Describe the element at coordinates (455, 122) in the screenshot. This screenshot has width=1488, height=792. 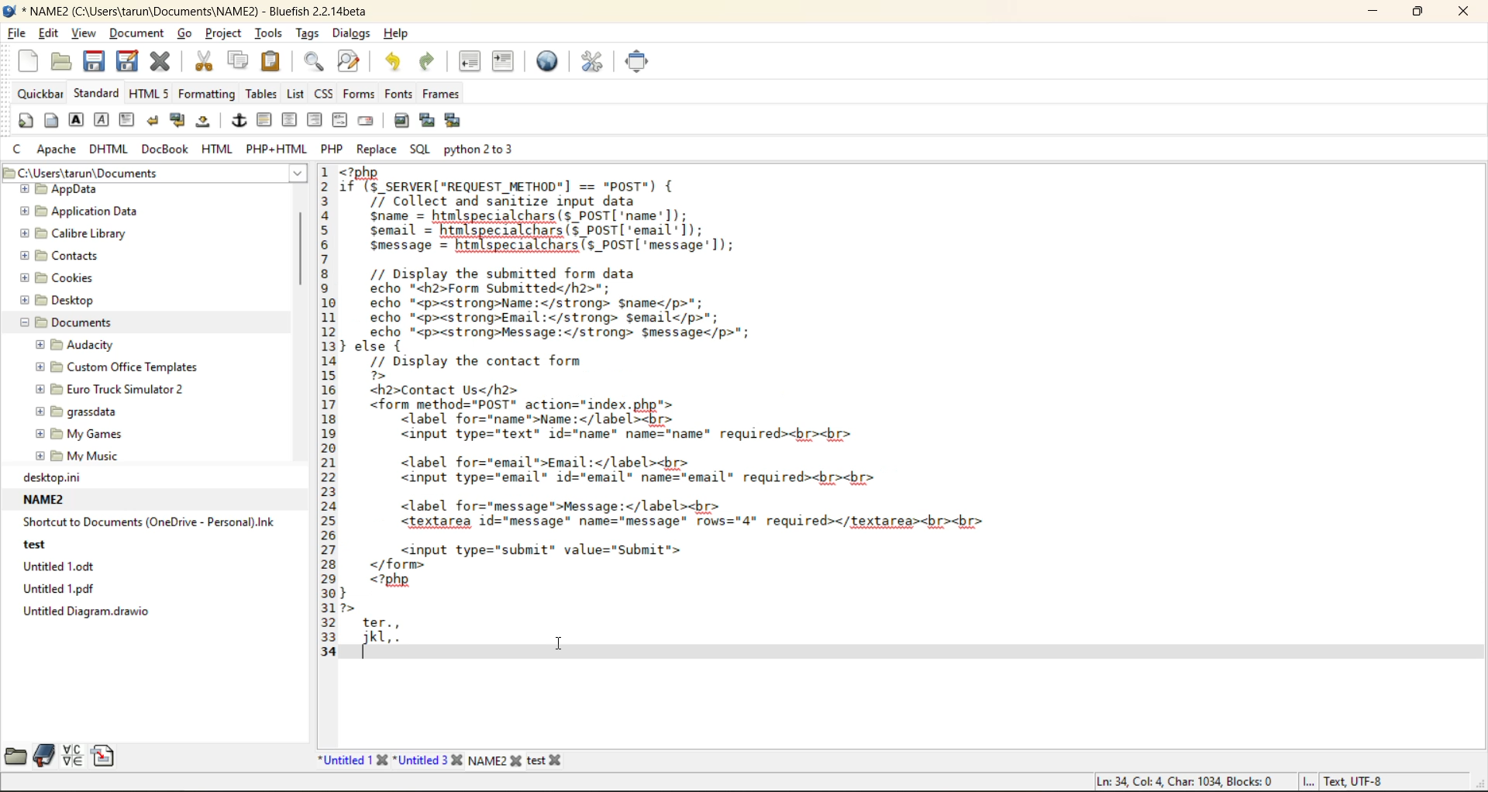
I see `insert multiple thumbnail` at that location.